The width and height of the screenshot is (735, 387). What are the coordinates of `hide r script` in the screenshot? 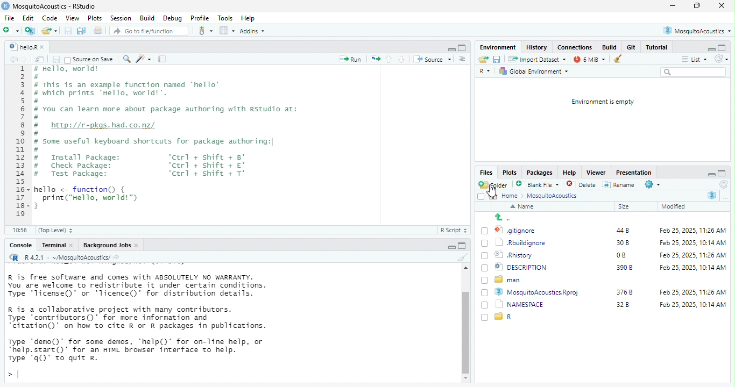 It's located at (449, 47).